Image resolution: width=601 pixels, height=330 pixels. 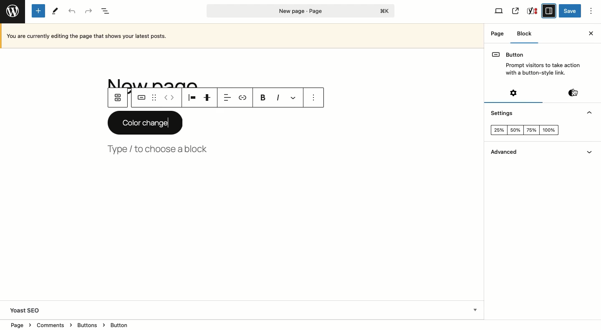 What do you see at coordinates (242, 97) in the screenshot?
I see `Link` at bounding box center [242, 97].